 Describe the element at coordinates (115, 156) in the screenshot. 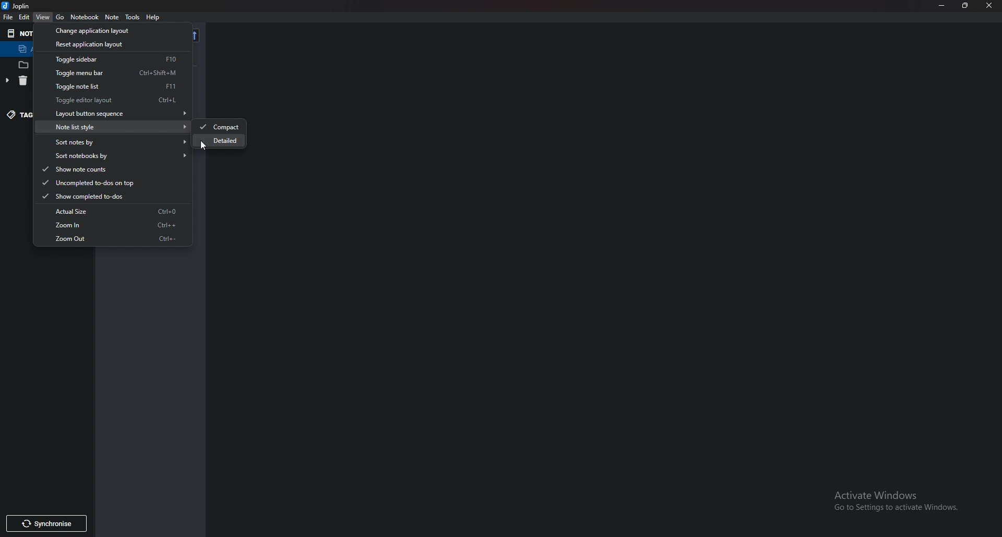

I see `Sort notebook by` at that location.